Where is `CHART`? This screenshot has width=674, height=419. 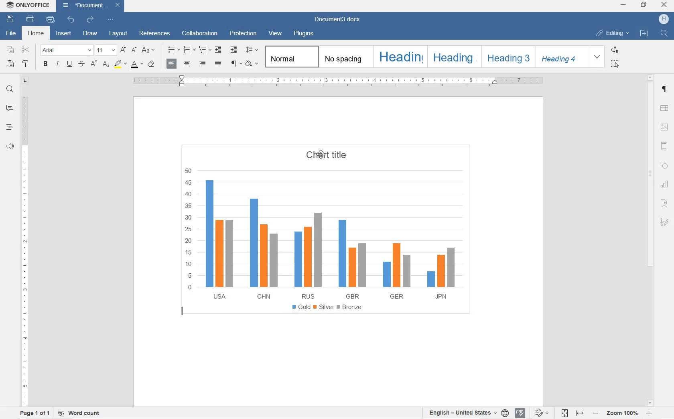
CHART is located at coordinates (328, 240).